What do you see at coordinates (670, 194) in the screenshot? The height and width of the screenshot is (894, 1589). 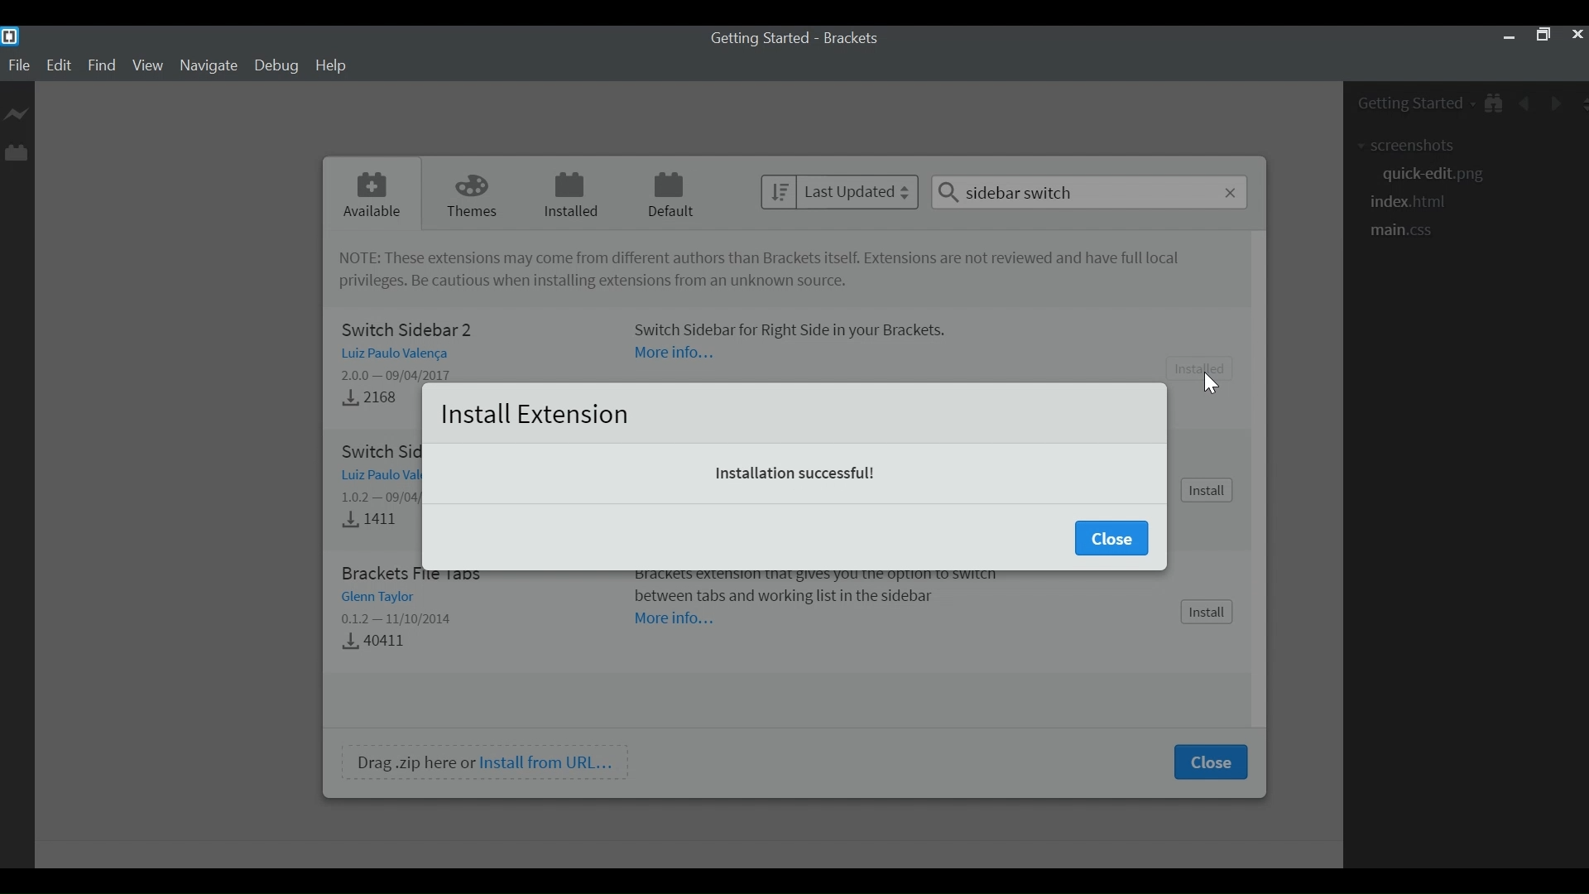 I see `Default` at bounding box center [670, 194].